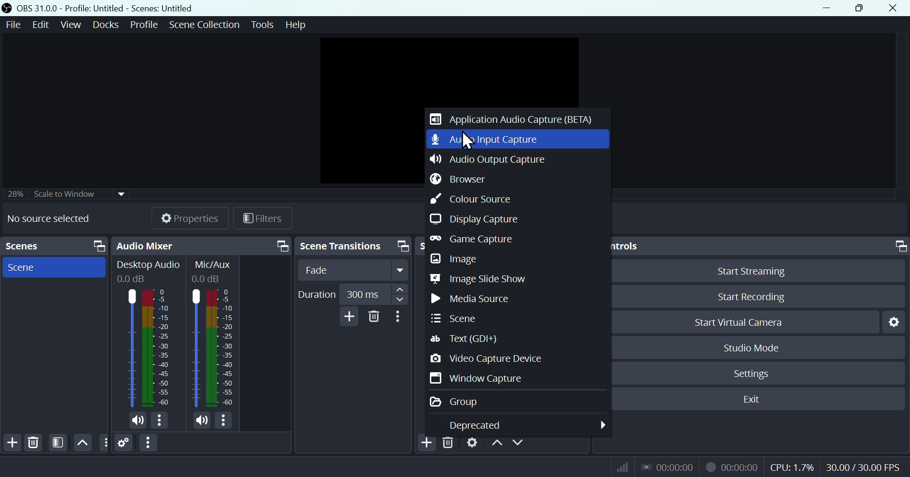 This screenshot has width=910, height=477. I want to click on Delete, so click(374, 317).